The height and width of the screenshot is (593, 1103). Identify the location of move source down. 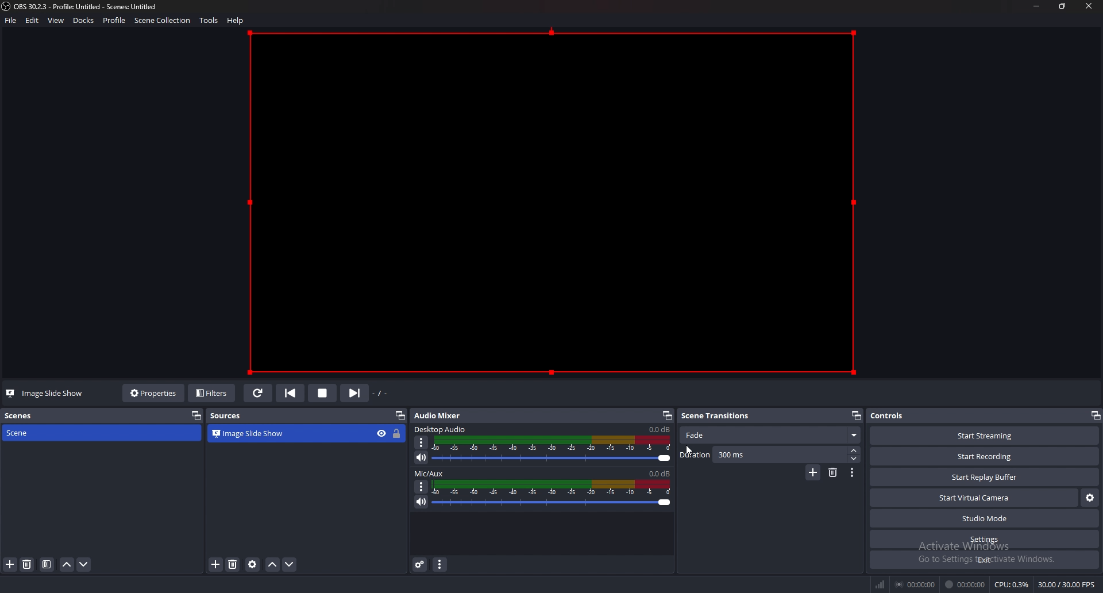
(290, 564).